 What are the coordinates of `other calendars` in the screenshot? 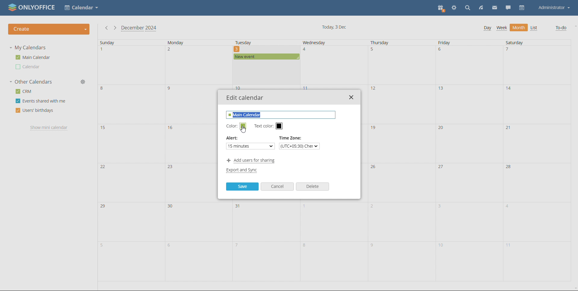 It's located at (31, 82).